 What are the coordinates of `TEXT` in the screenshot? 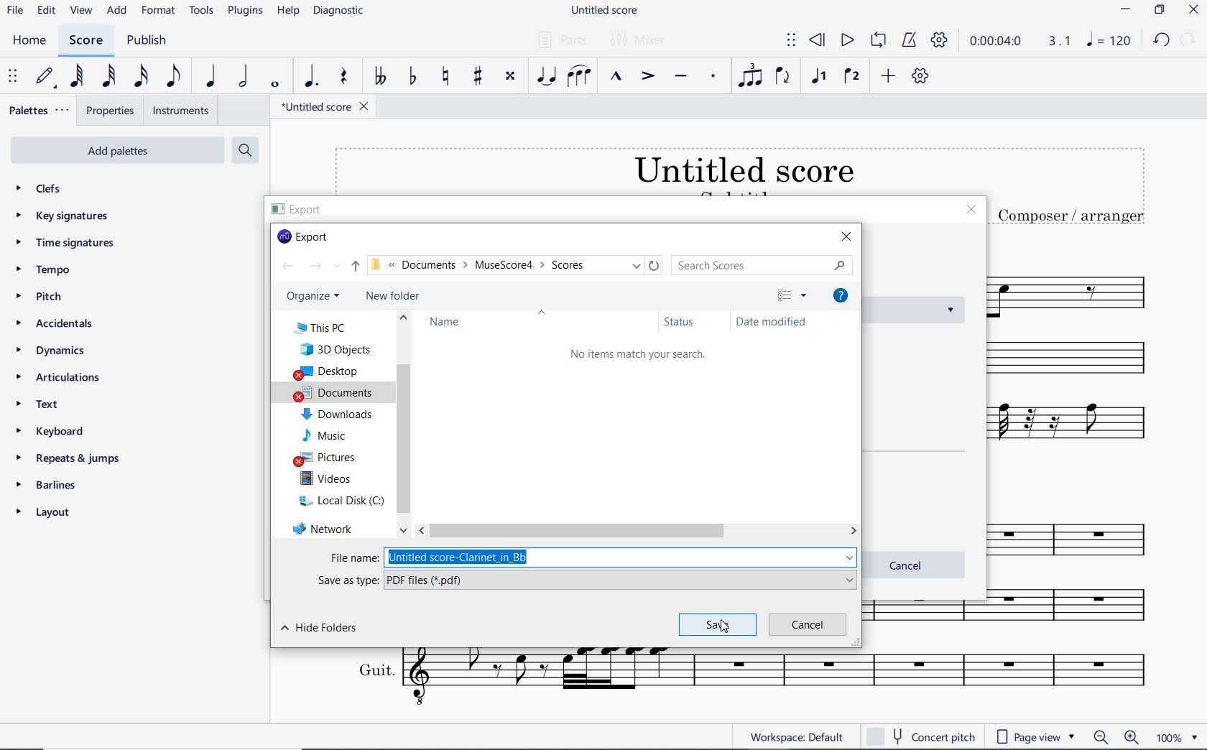 It's located at (46, 406).